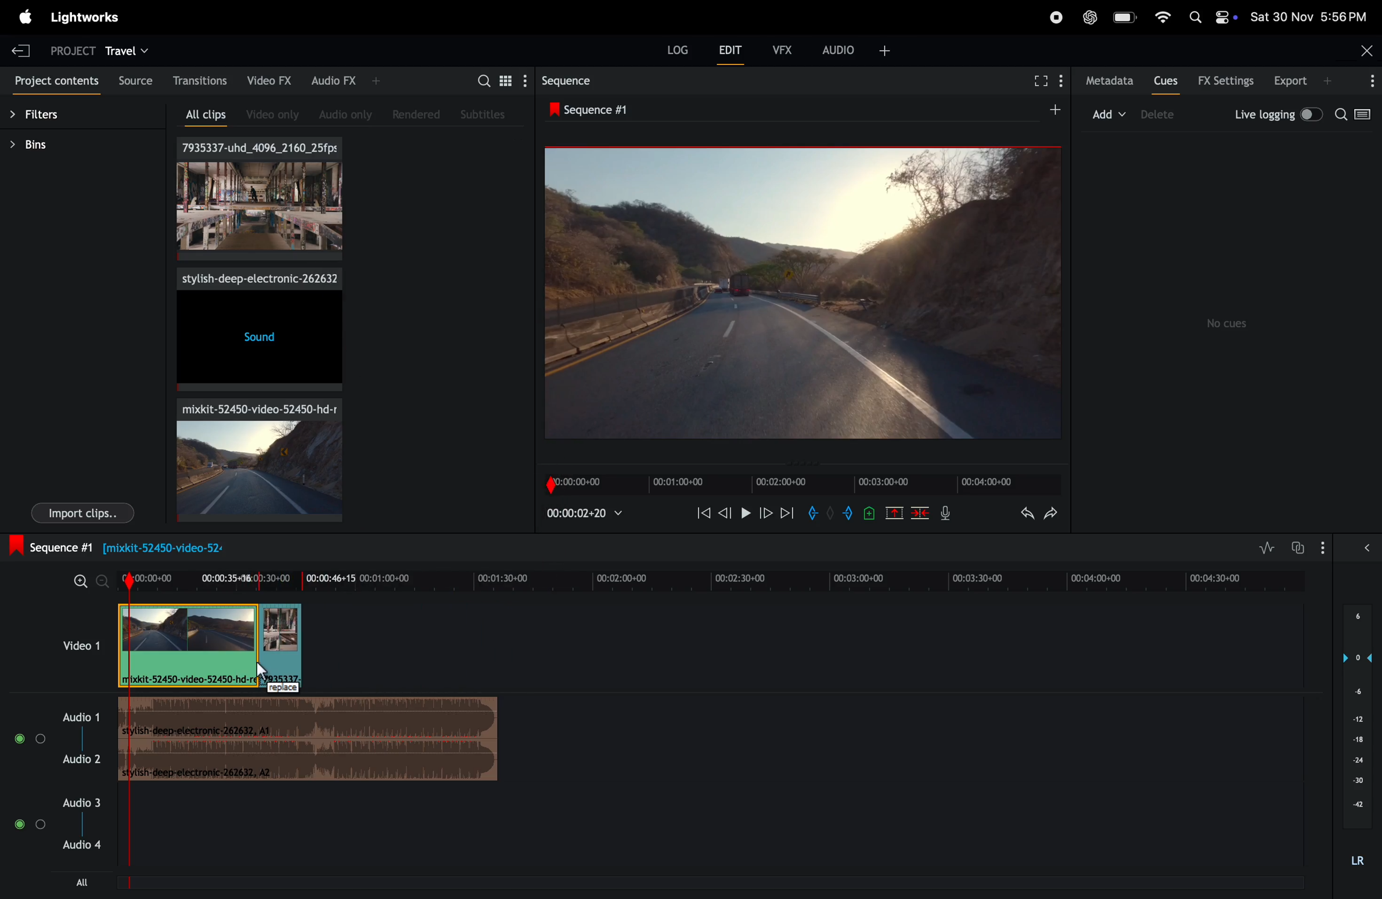 This screenshot has width=1382, height=899. What do you see at coordinates (129, 50) in the screenshot?
I see `travel` at bounding box center [129, 50].